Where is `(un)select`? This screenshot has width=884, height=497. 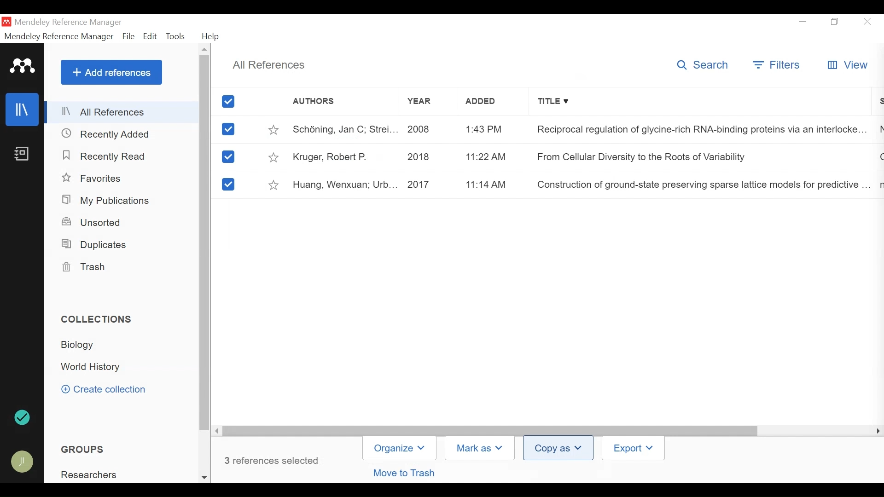
(un)select is located at coordinates (228, 157).